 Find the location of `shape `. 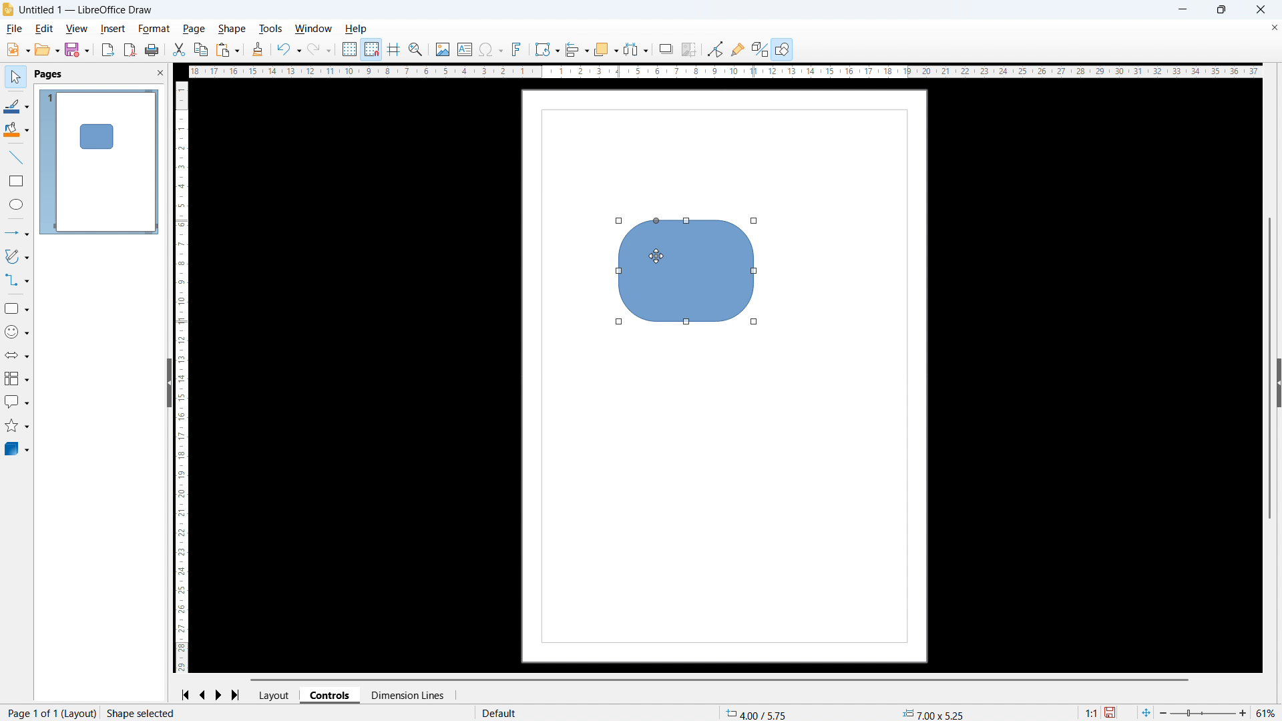

shape  is located at coordinates (232, 29).